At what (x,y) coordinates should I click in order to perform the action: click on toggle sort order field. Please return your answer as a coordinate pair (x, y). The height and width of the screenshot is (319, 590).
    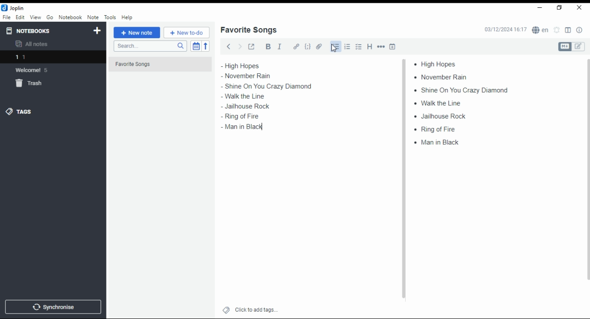
    Looking at the image, I should click on (196, 46).